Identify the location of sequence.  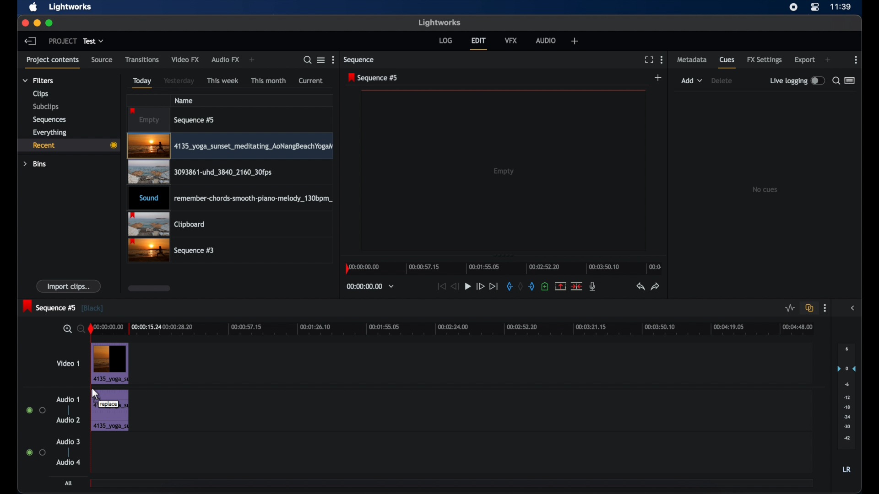
(359, 61).